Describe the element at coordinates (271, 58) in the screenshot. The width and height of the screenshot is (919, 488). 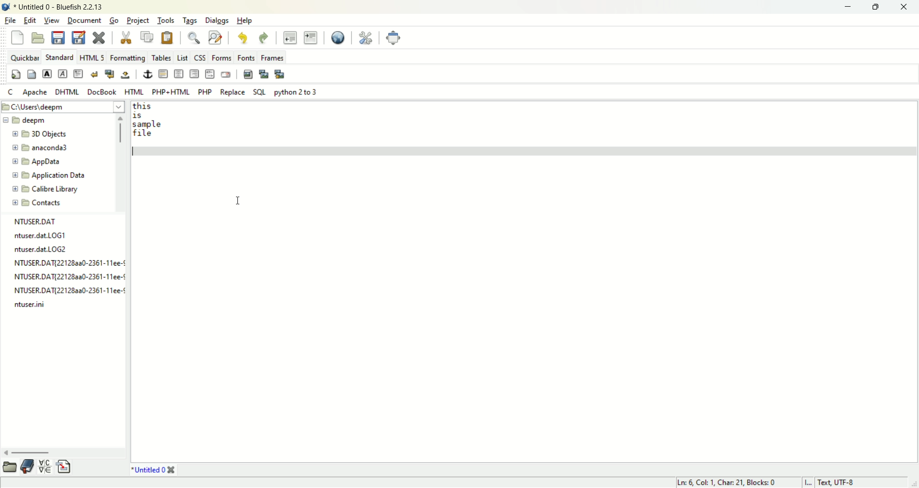
I see `frames` at that location.